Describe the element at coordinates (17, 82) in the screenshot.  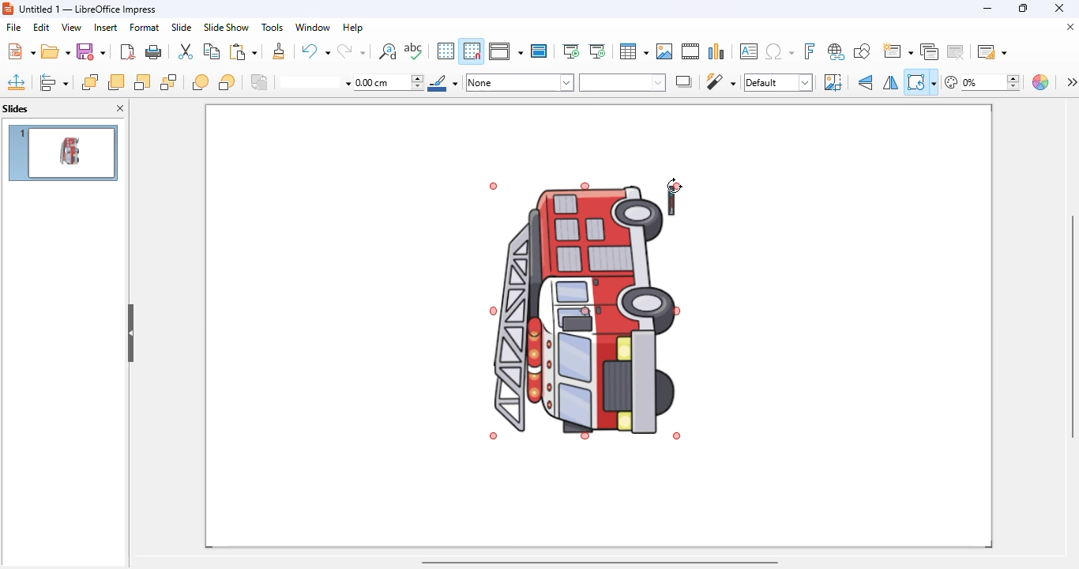
I see `position and size` at that location.